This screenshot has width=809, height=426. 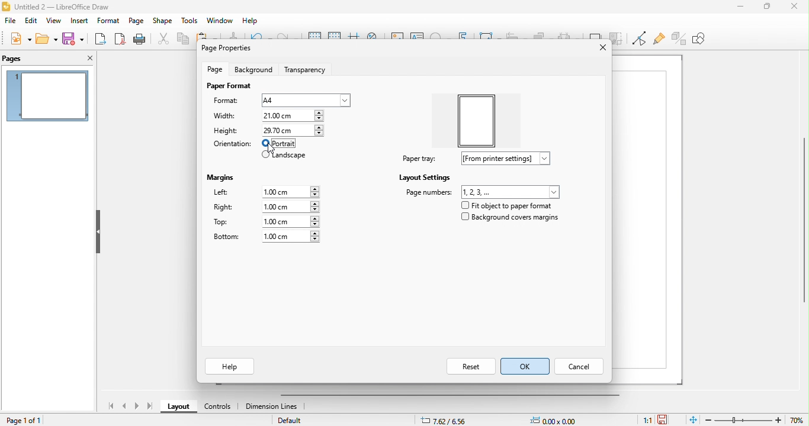 I want to click on help, so click(x=251, y=21).